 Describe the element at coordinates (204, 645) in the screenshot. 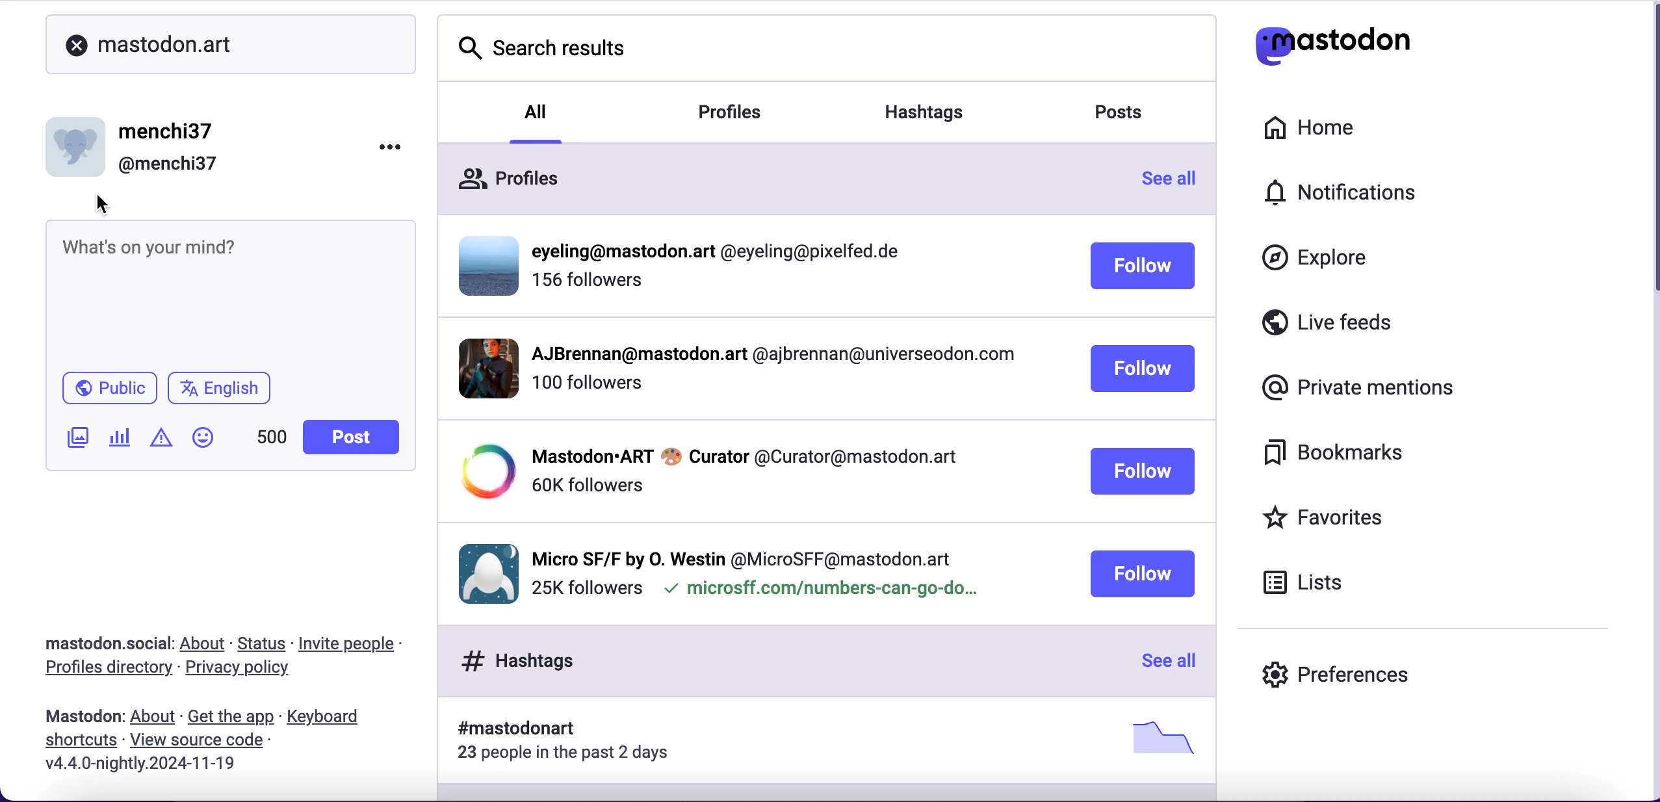

I see `about` at that location.